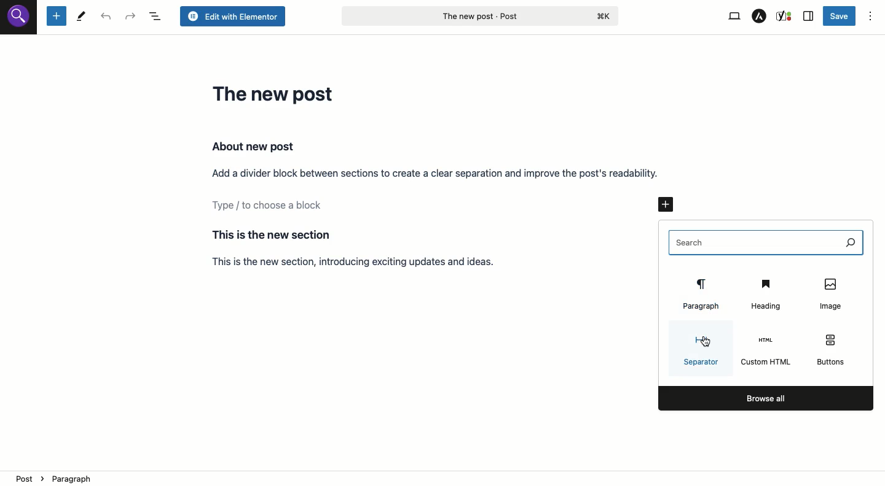 The height and width of the screenshot is (486, 885). Describe the element at coordinates (430, 208) in the screenshot. I see `Hovering over choose a block` at that location.